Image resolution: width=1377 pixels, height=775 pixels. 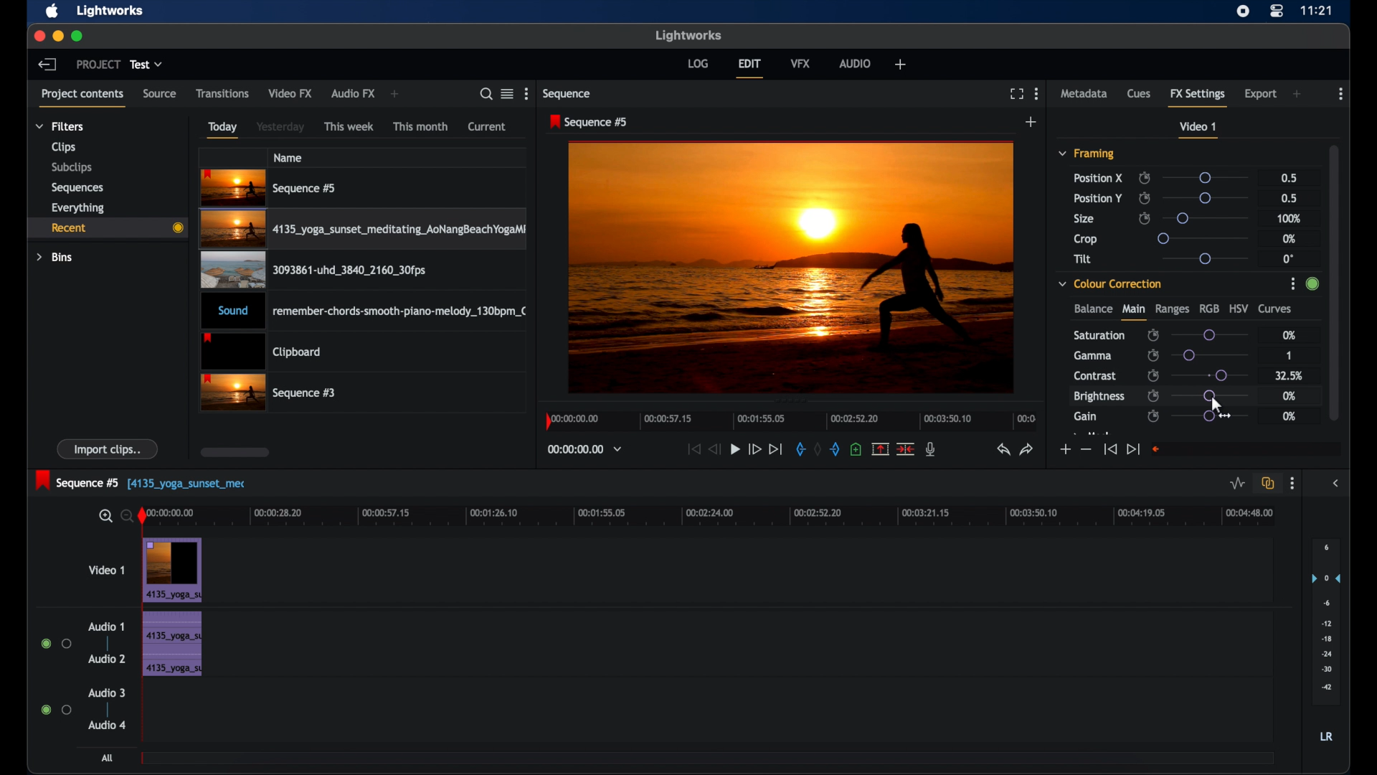 I want to click on slider, so click(x=1208, y=335).